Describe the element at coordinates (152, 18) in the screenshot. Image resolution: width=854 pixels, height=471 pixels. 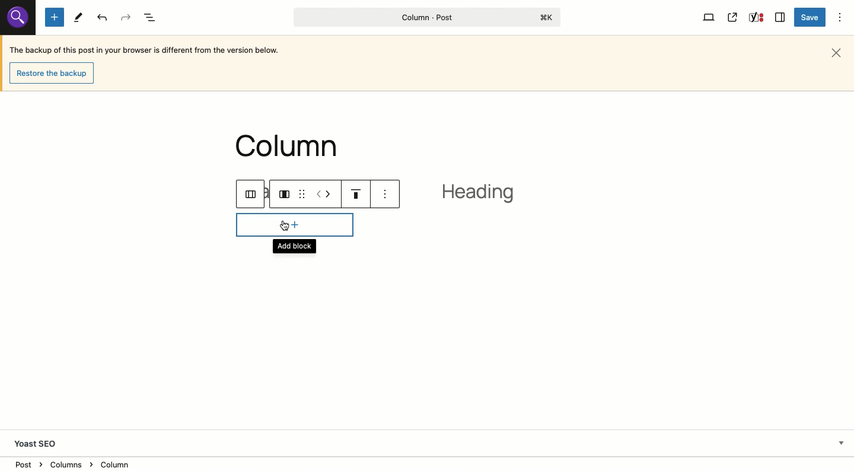
I see `Document overview` at that location.